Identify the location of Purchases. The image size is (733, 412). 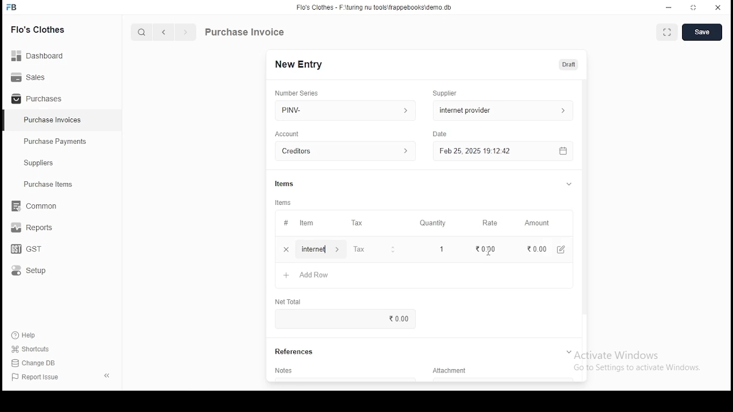
(37, 99).